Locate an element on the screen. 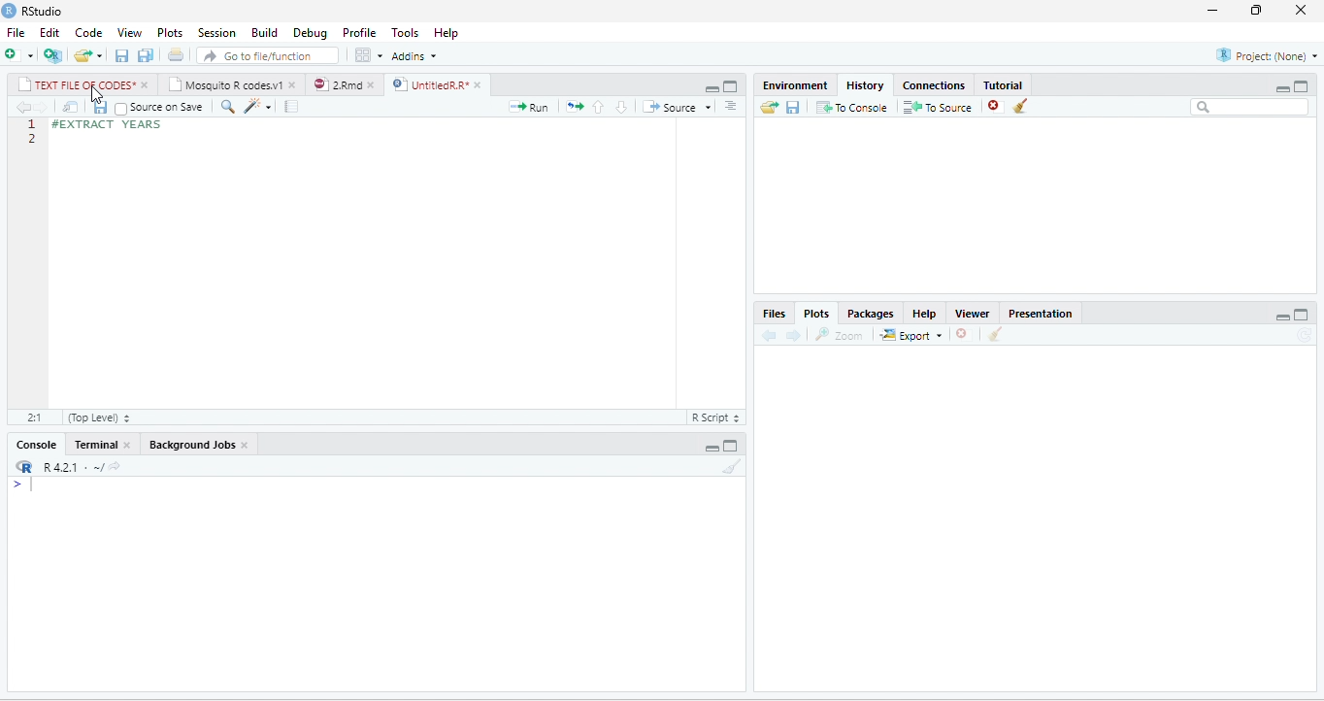 Image resolution: width=1324 pixels, height=701 pixels. clear is located at coordinates (995, 333).